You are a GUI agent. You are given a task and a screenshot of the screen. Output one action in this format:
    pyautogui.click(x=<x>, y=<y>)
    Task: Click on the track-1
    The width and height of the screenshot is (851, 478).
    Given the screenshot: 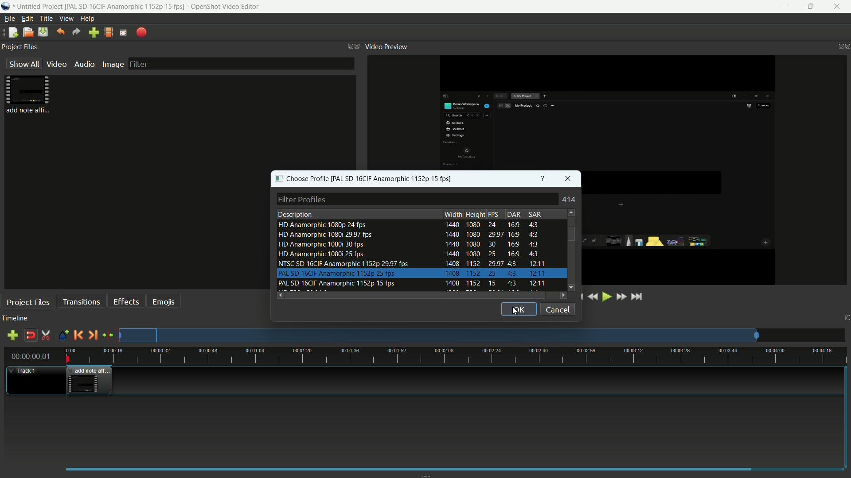 What is the action you would take?
    pyautogui.click(x=26, y=371)
    